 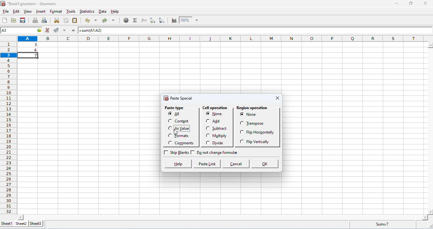 What do you see at coordinates (126, 21) in the screenshot?
I see `insert hyperlink` at bounding box center [126, 21].